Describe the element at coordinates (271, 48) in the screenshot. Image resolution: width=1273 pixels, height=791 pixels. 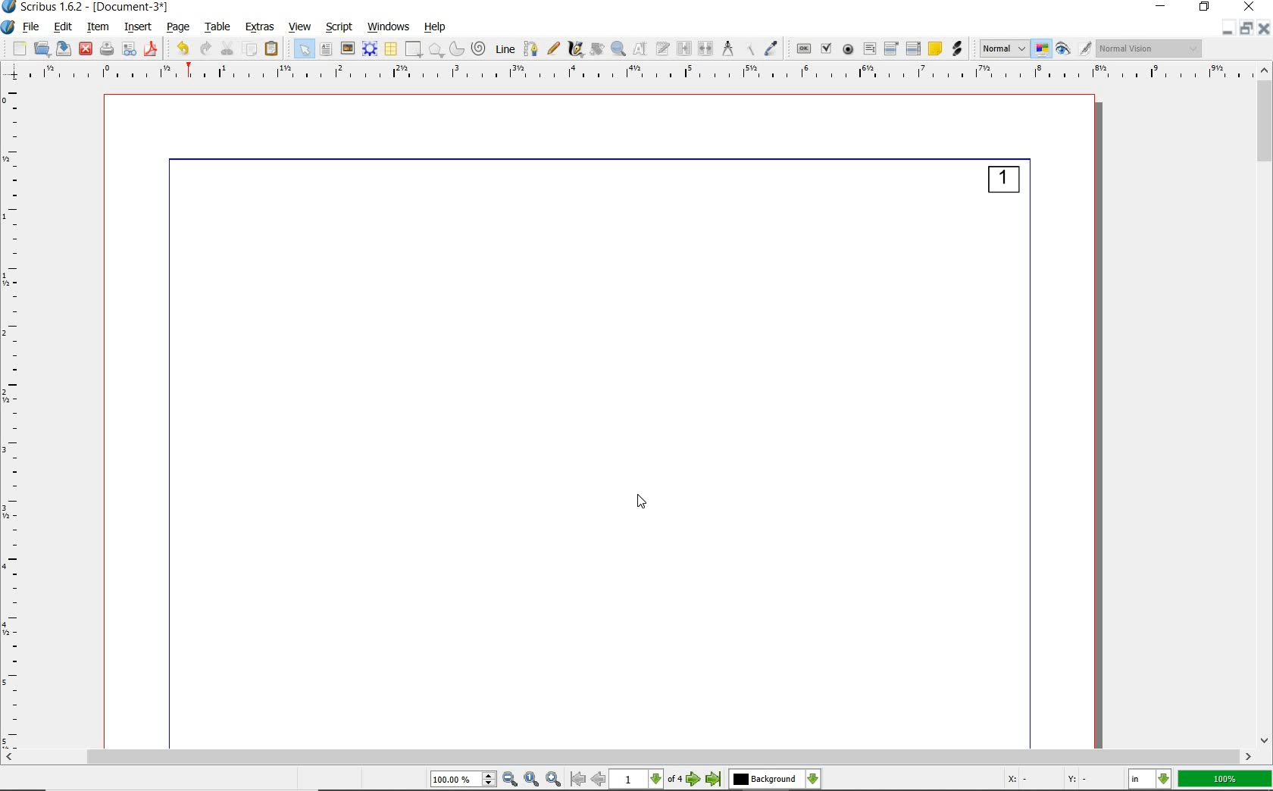
I see `paste` at that location.